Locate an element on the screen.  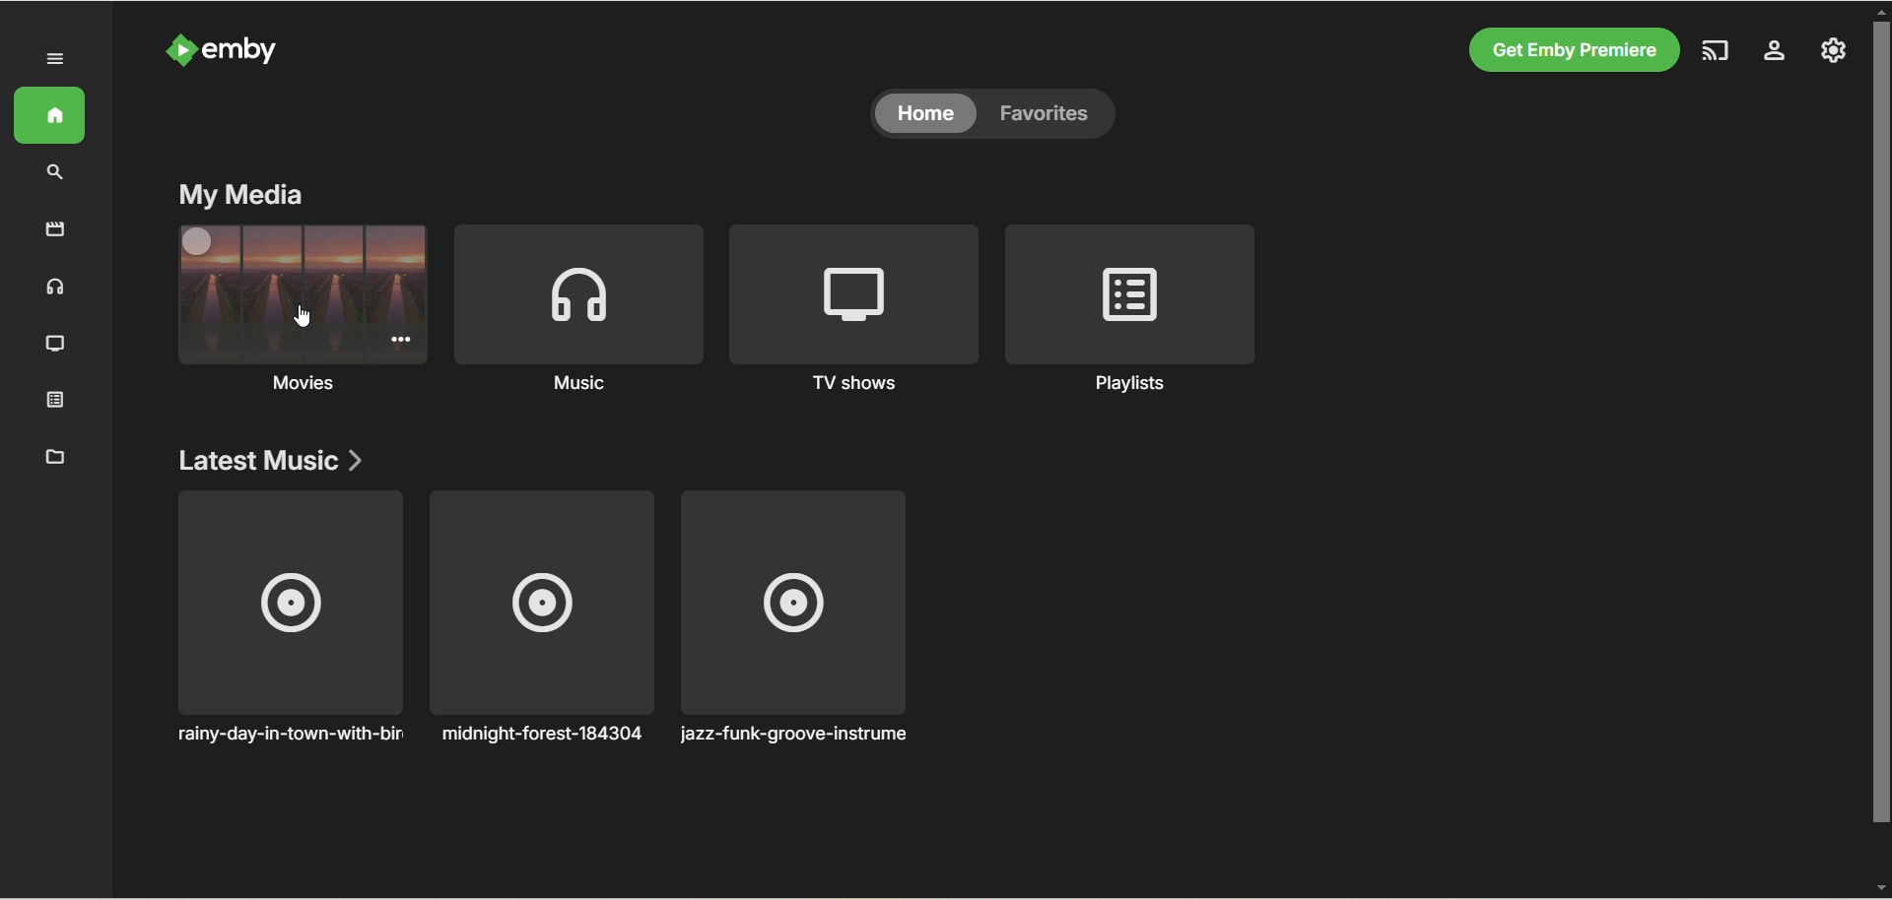
playlists is located at coordinates (1131, 309).